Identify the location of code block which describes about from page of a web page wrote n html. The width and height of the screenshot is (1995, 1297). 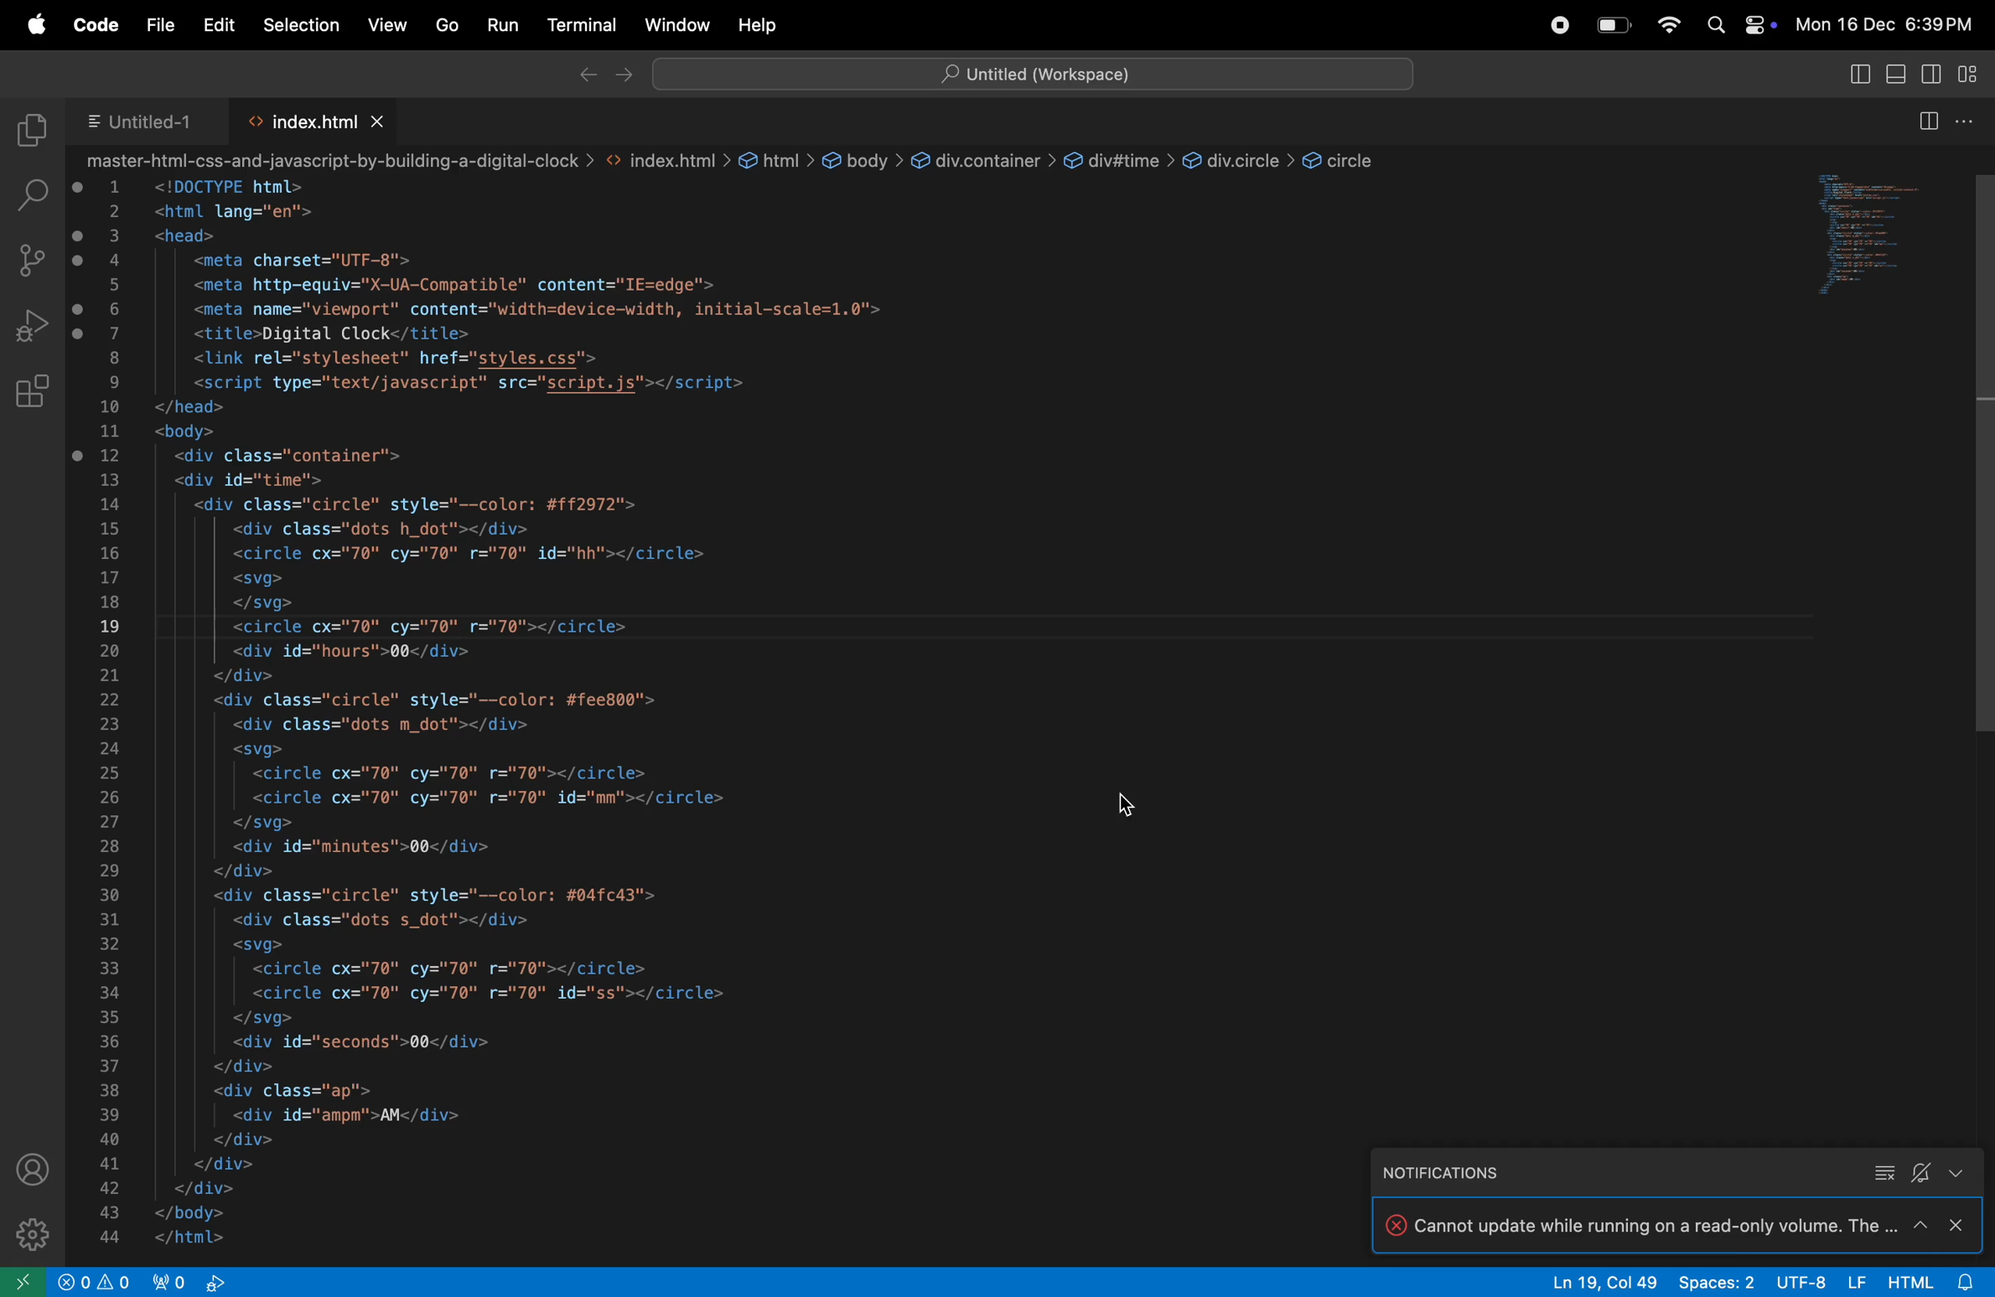
(713, 702).